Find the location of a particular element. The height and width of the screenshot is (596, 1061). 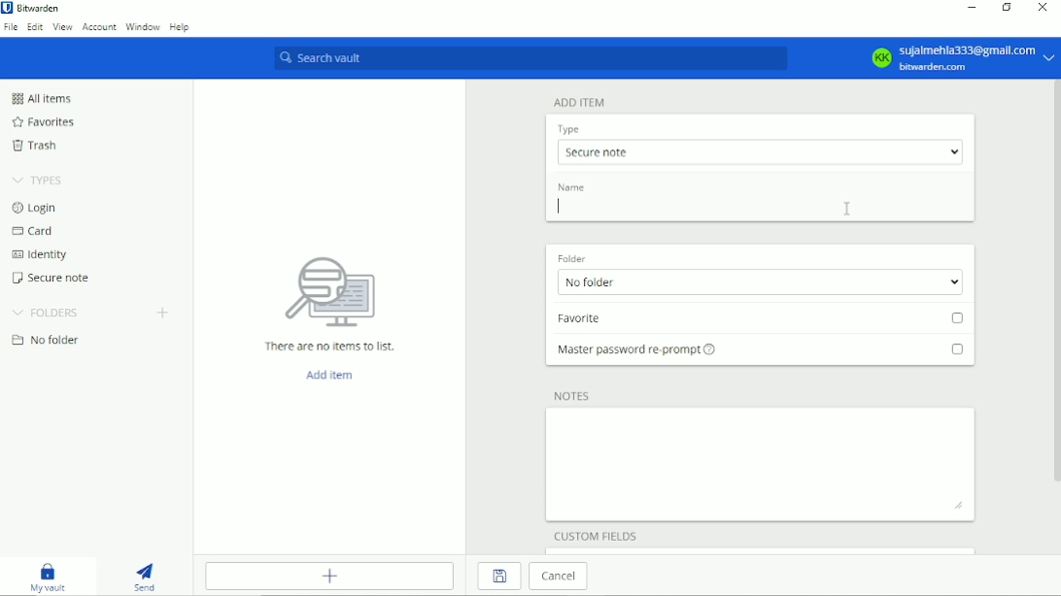

KK sujalmehla333@gmail.com    bitwarden.com is located at coordinates (961, 58).